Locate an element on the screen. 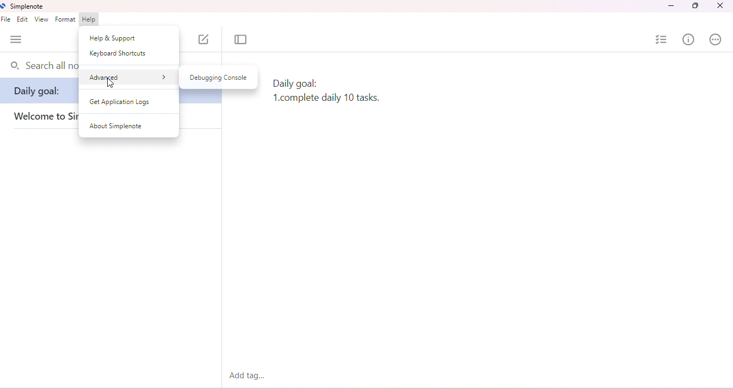 The height and width of the screenshot is (389, 733). file is located at coordinates (7, 20).